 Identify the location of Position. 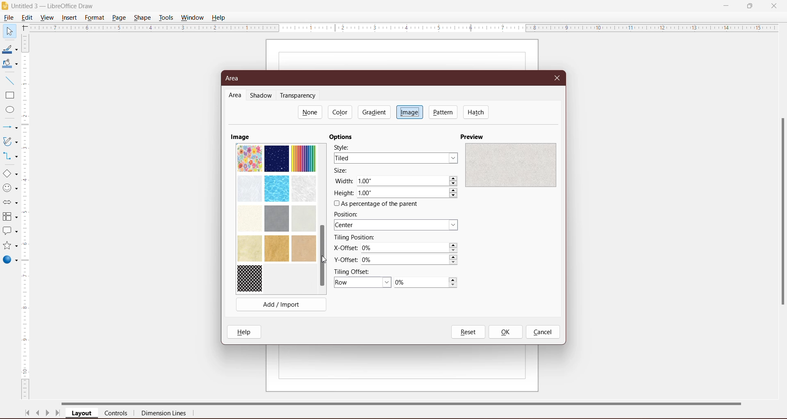
(348, 214).